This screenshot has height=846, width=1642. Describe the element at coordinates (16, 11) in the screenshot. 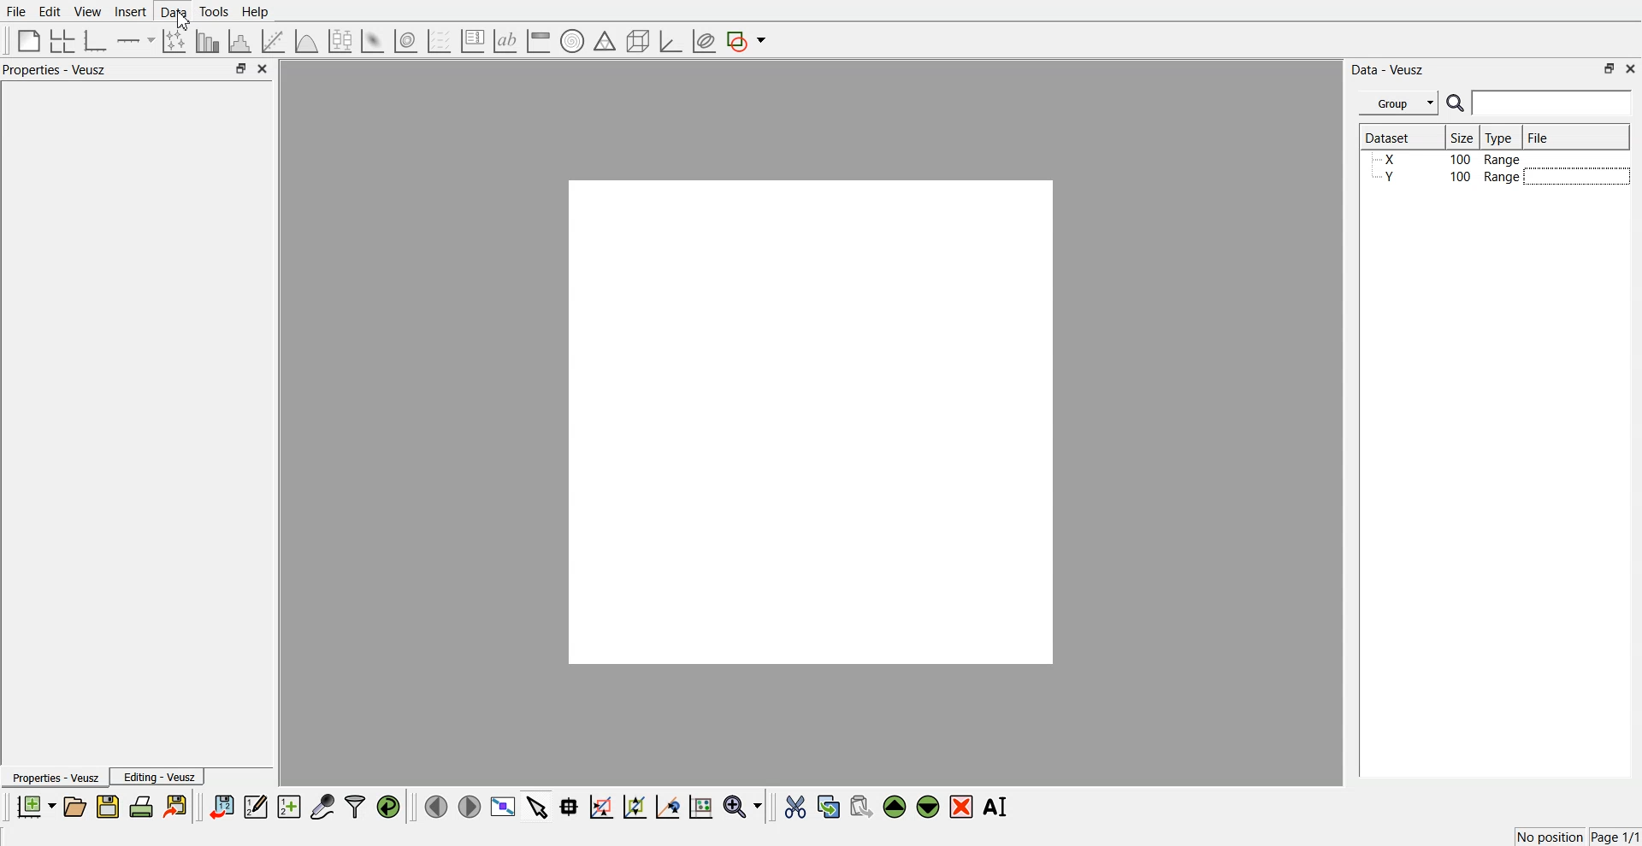

I see `File` at that location.